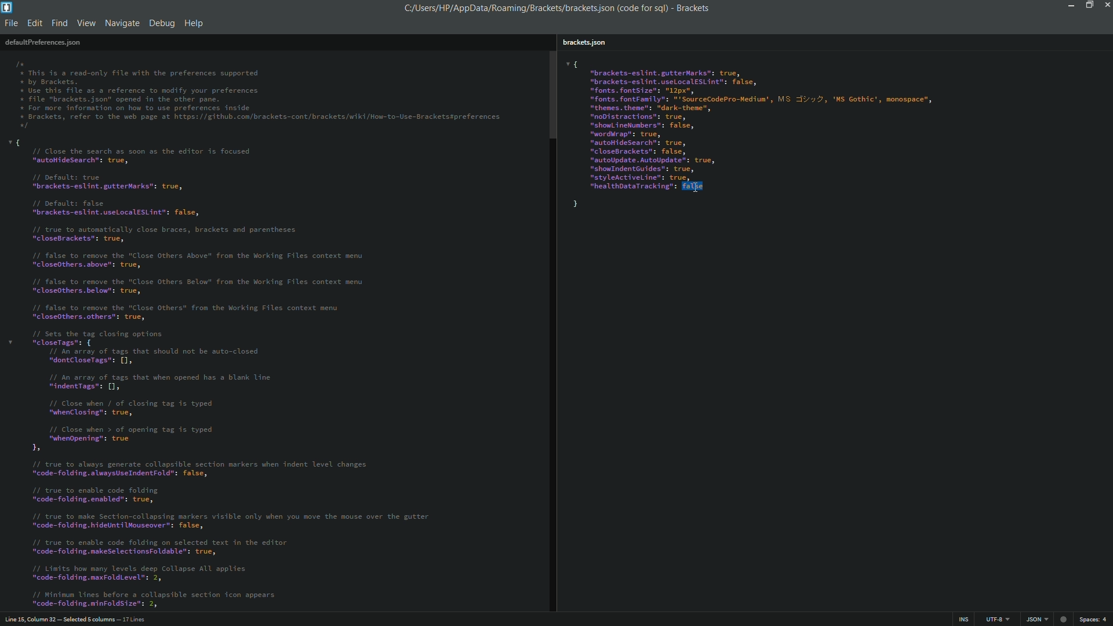 This screenshot has height=626, width=1113. I want to click on Navigate menu, so click(122, 23).